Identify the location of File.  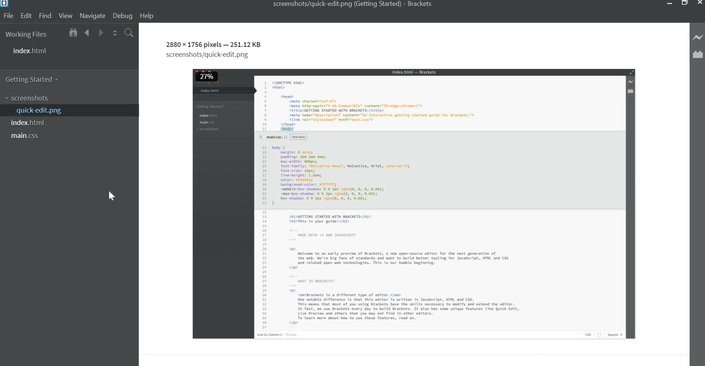
(9, 16).